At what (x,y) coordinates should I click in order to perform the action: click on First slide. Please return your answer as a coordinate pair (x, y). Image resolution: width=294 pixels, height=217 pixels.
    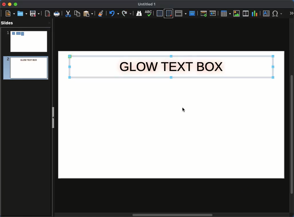
    Looking at the image, I should click on (204, 13).